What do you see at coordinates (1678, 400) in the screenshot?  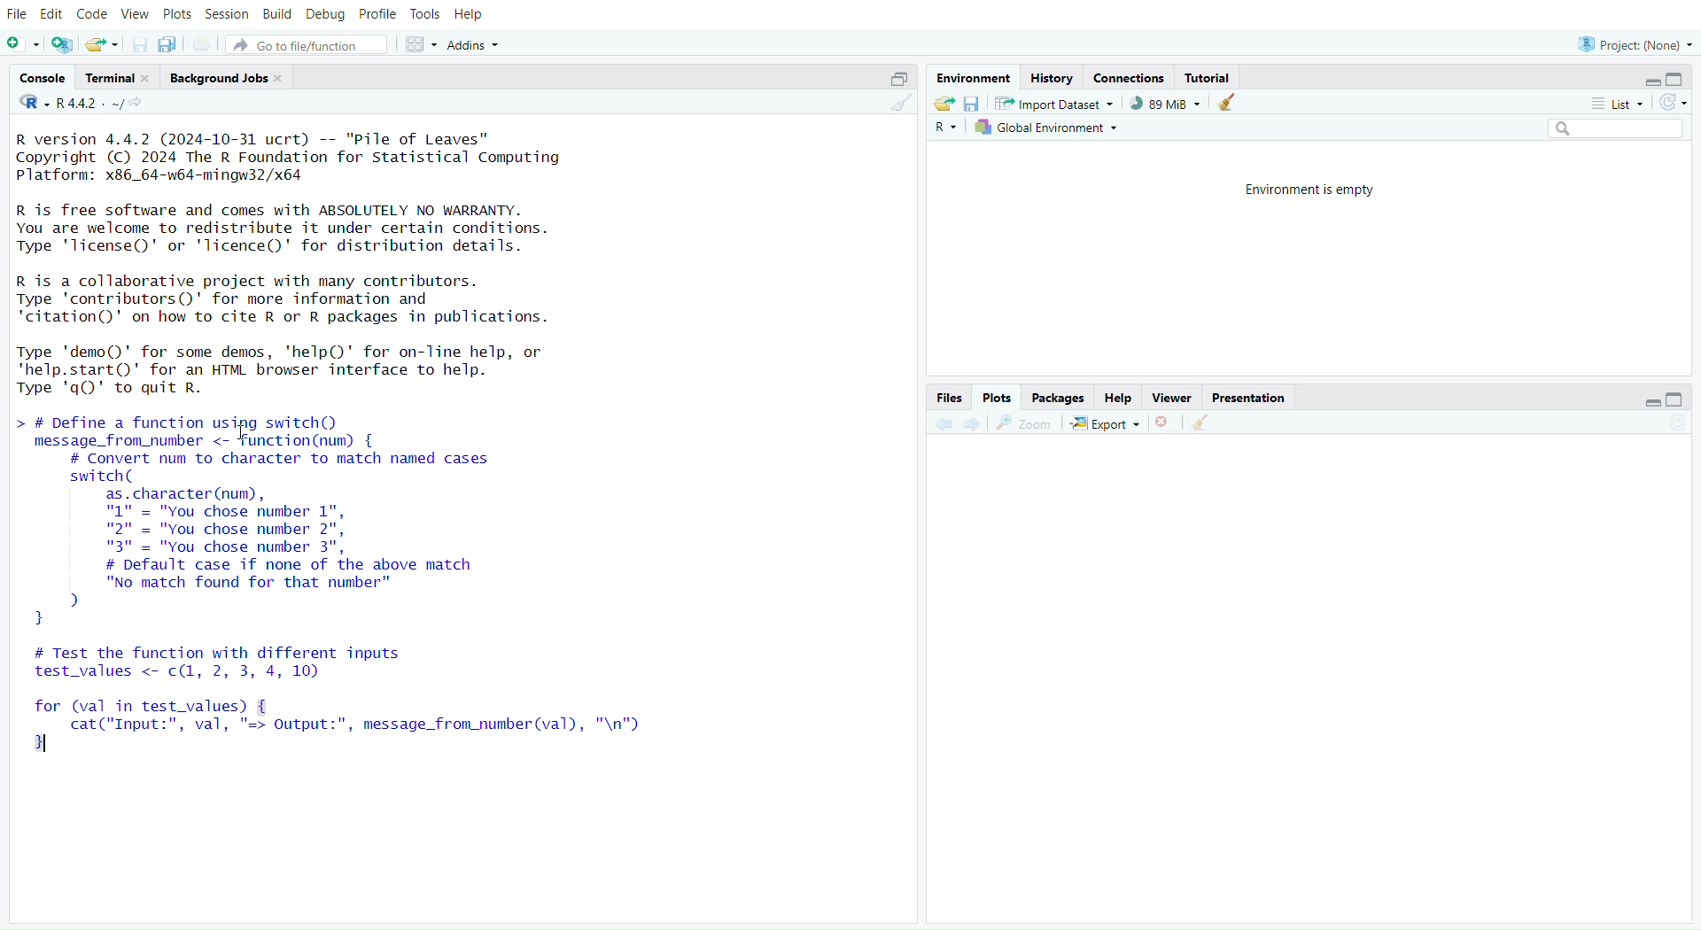 I see `Maximize` at bounding box center [1678, 400].